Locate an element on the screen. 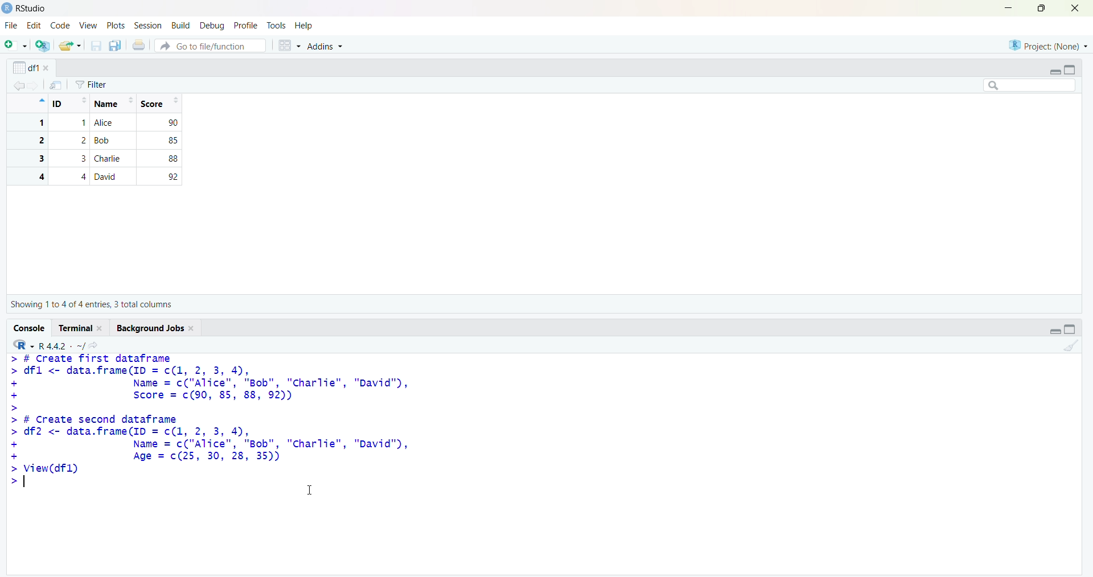 This screenshot has width=1093, height=577. Collapse/expand  is located at coordinates (1054, 72).